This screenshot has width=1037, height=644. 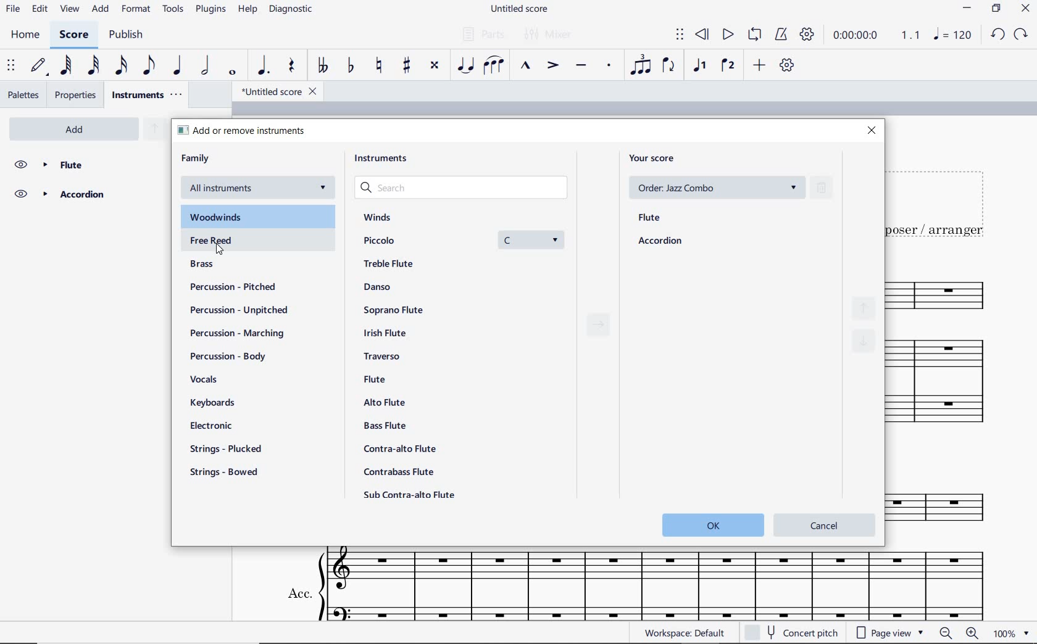 I want to click on VIEW, so click(x=70, y=9).